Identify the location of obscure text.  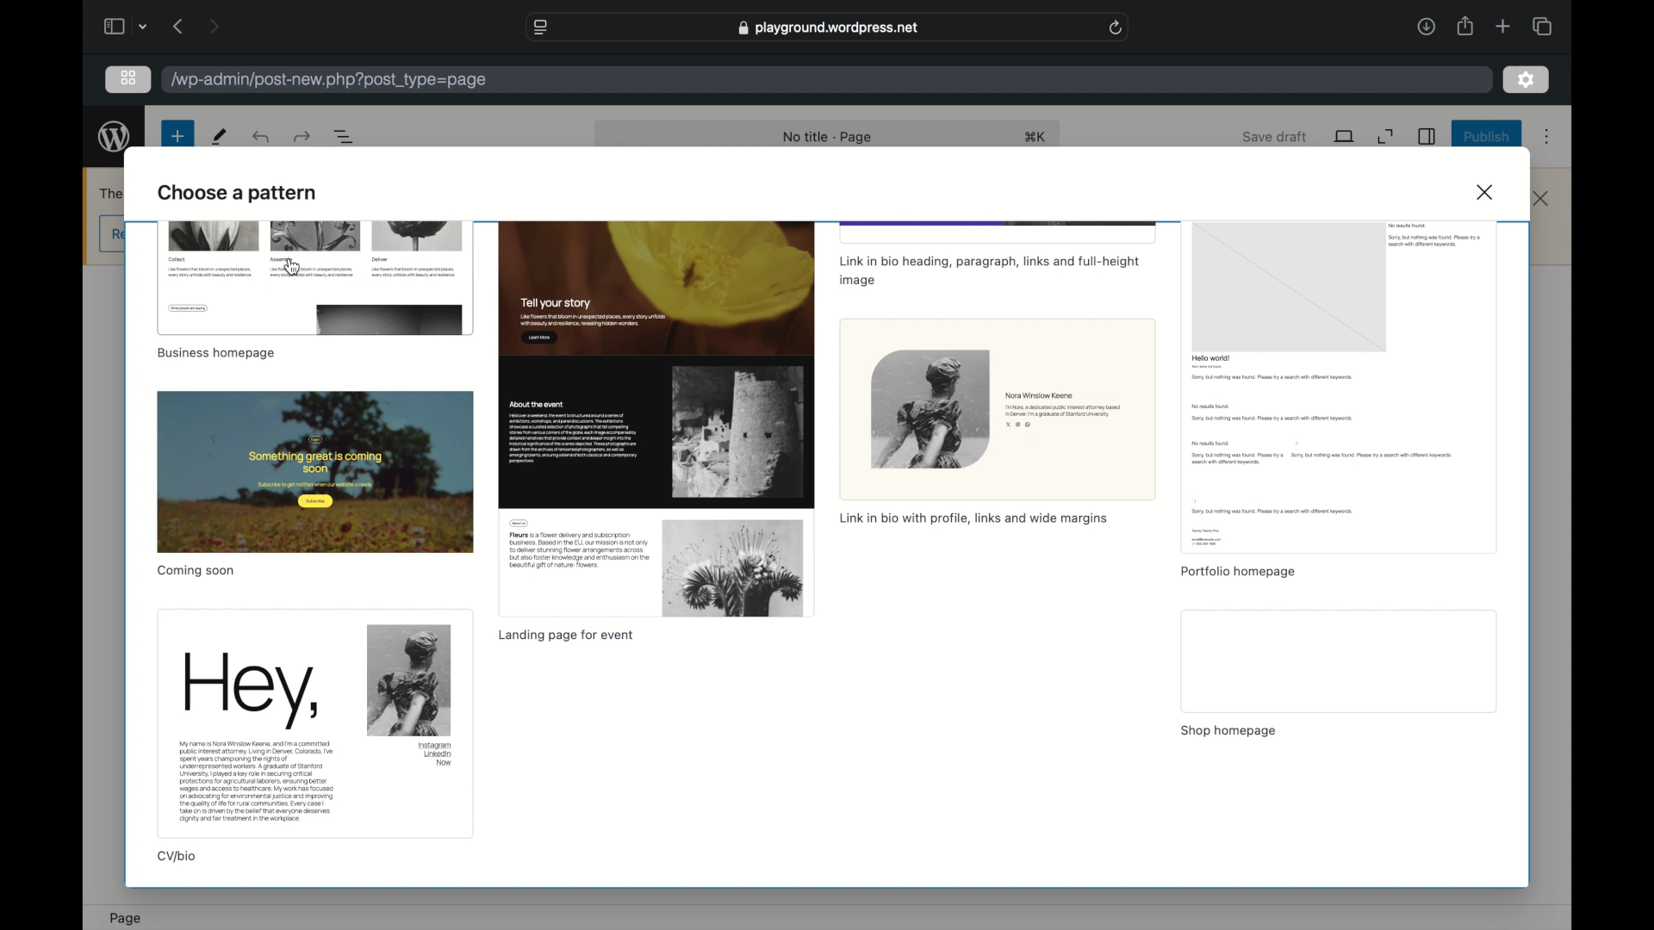
(113, 194).